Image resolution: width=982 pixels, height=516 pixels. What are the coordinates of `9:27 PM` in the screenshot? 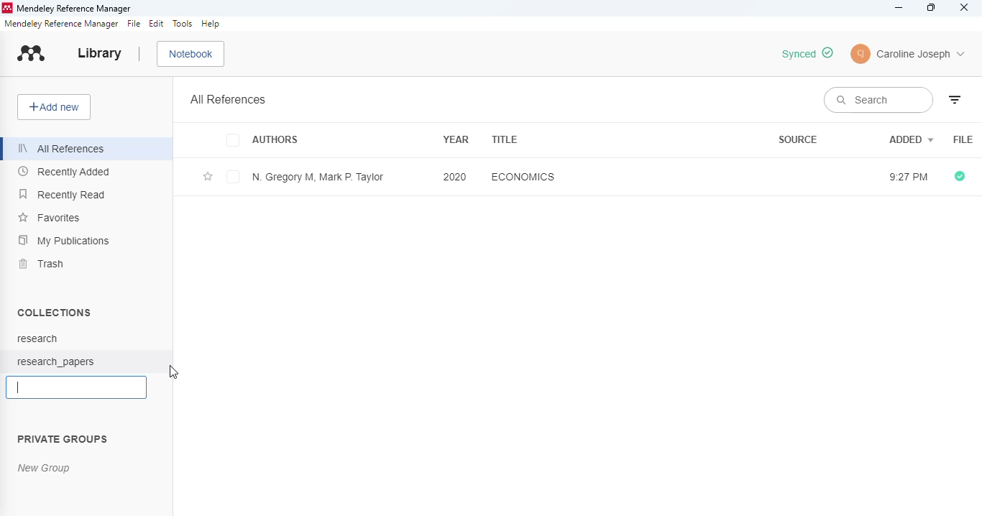 It's located at (906, 178).